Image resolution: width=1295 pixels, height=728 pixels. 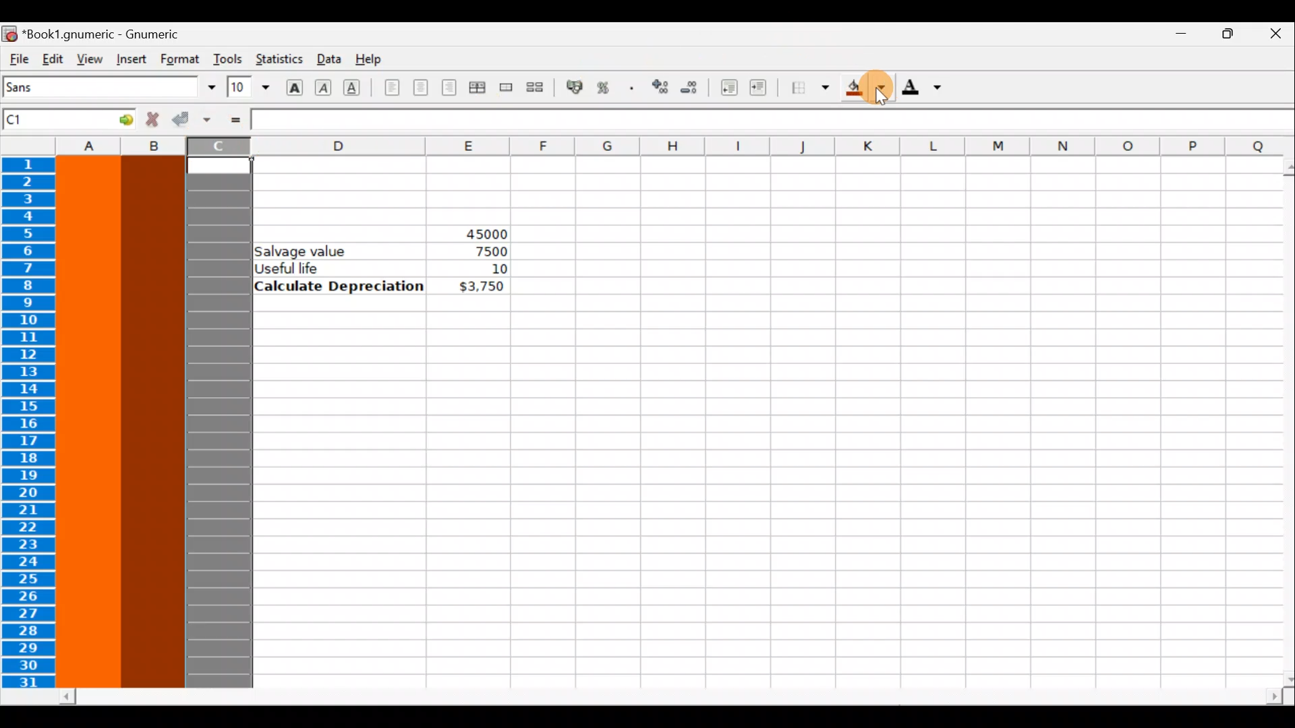 I want to click on Format the selection as accounting, so click(x=575, y=89).